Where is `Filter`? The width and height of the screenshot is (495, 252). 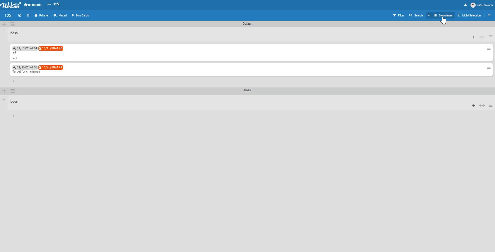 Filter is located at coordinates (398, 15).